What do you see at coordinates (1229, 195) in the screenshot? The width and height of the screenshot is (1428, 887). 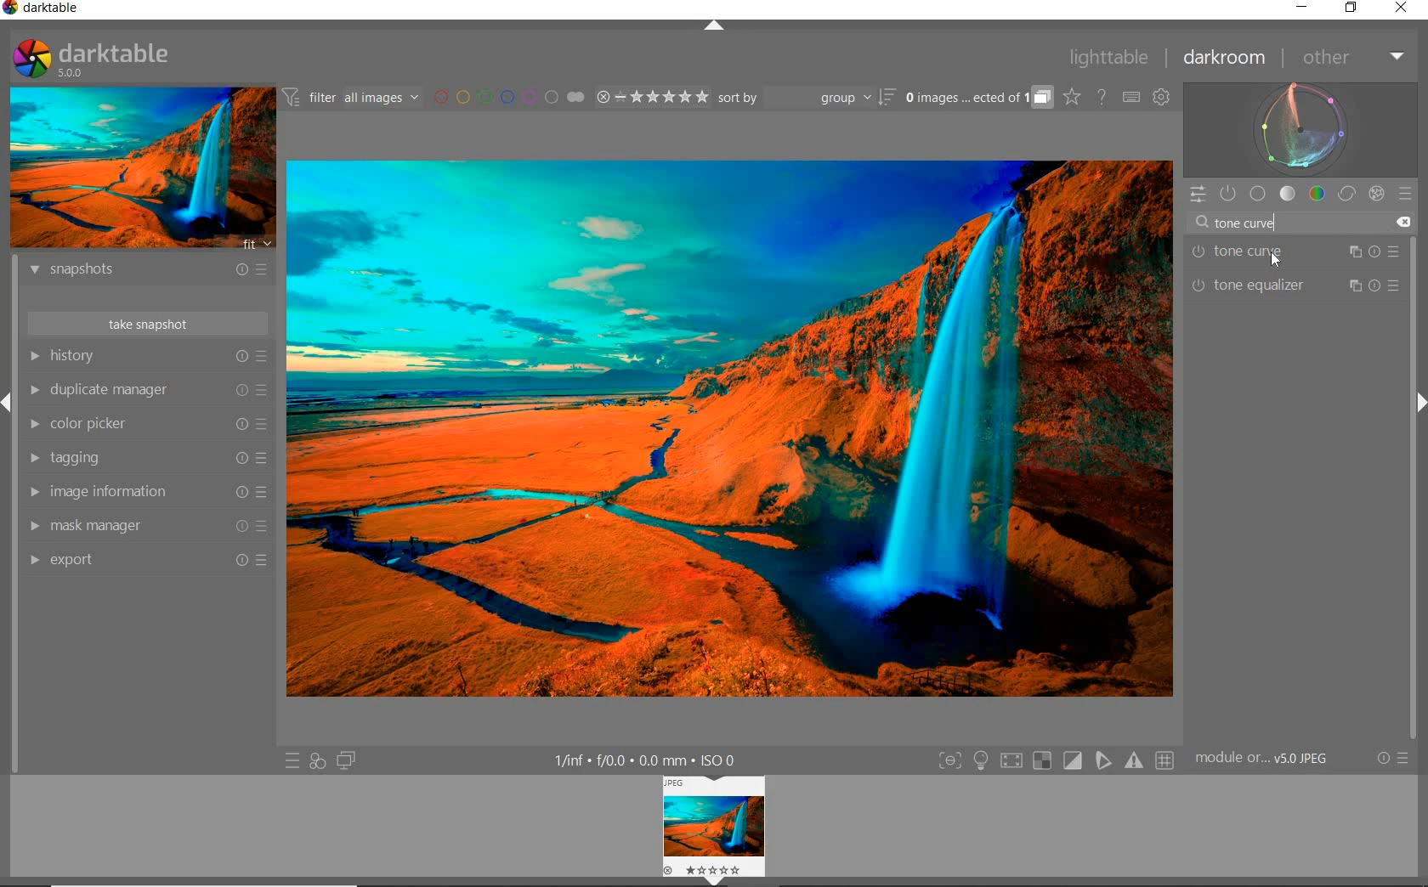 I see `SHOW ONLY ACTIVE MODULES` at bounding box center [1229, 195].